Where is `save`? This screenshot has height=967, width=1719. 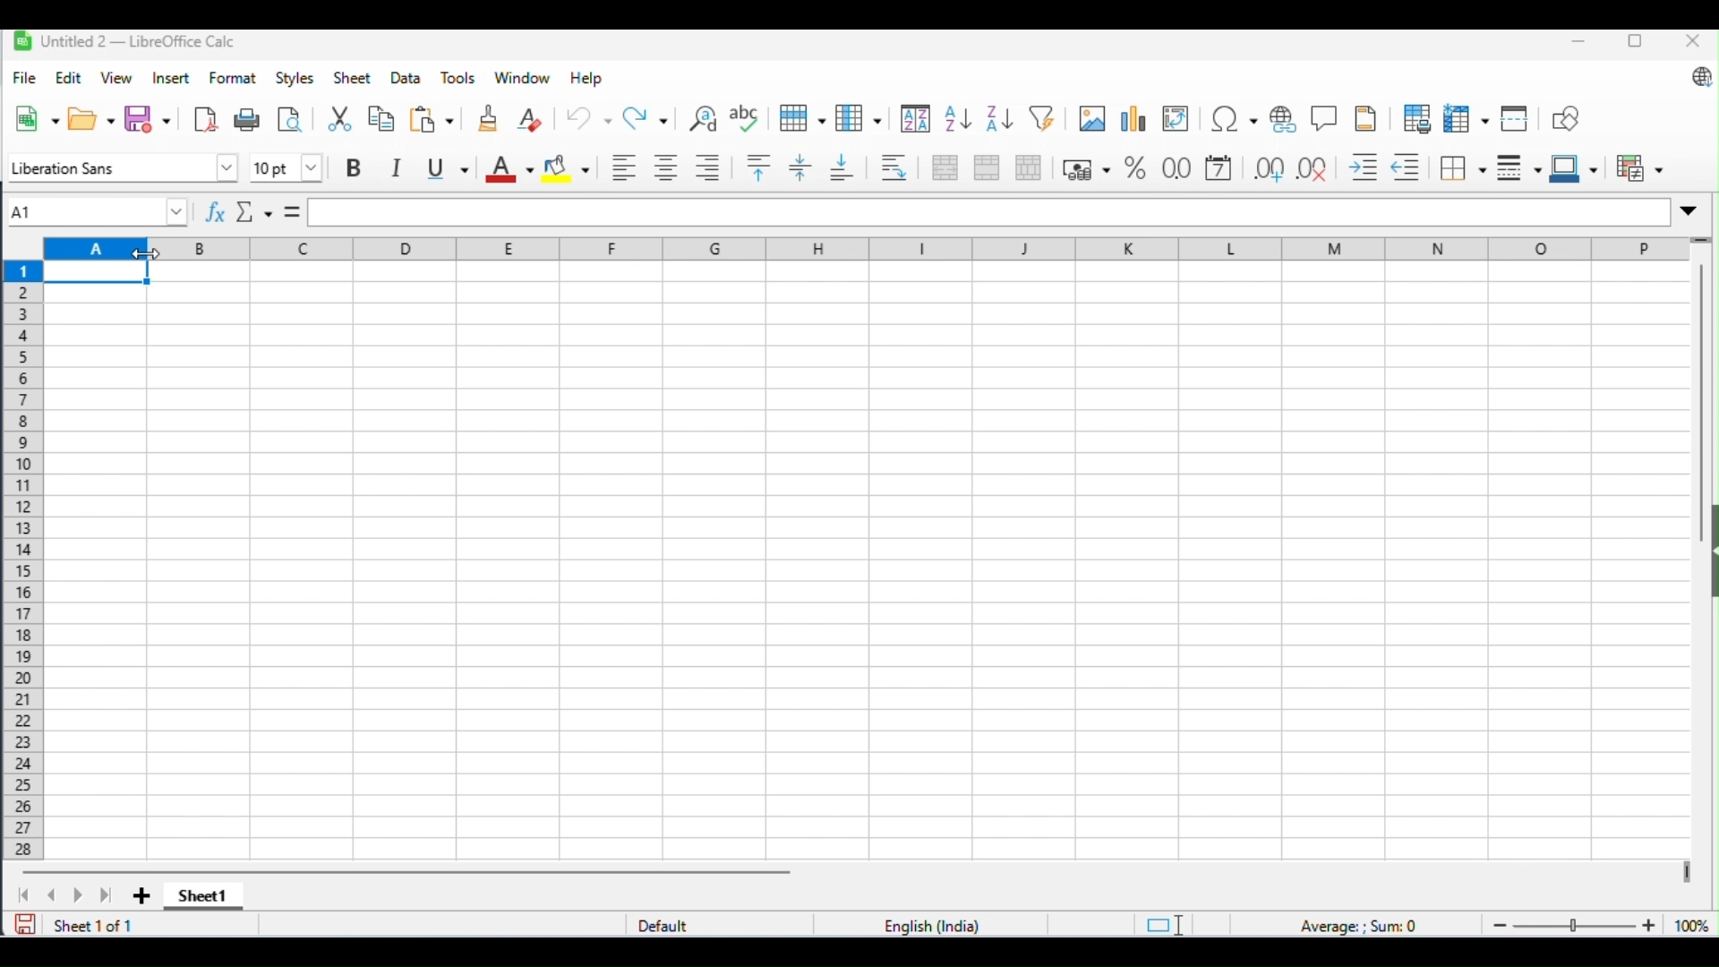 save is located at coordinates (26, 923).